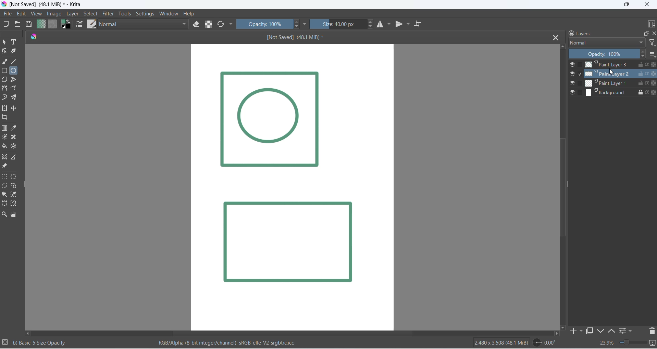  What do you see at coordinates (606, 74) in the screenshot?
I see `paint layer 1` at bounding box center [606, 74].